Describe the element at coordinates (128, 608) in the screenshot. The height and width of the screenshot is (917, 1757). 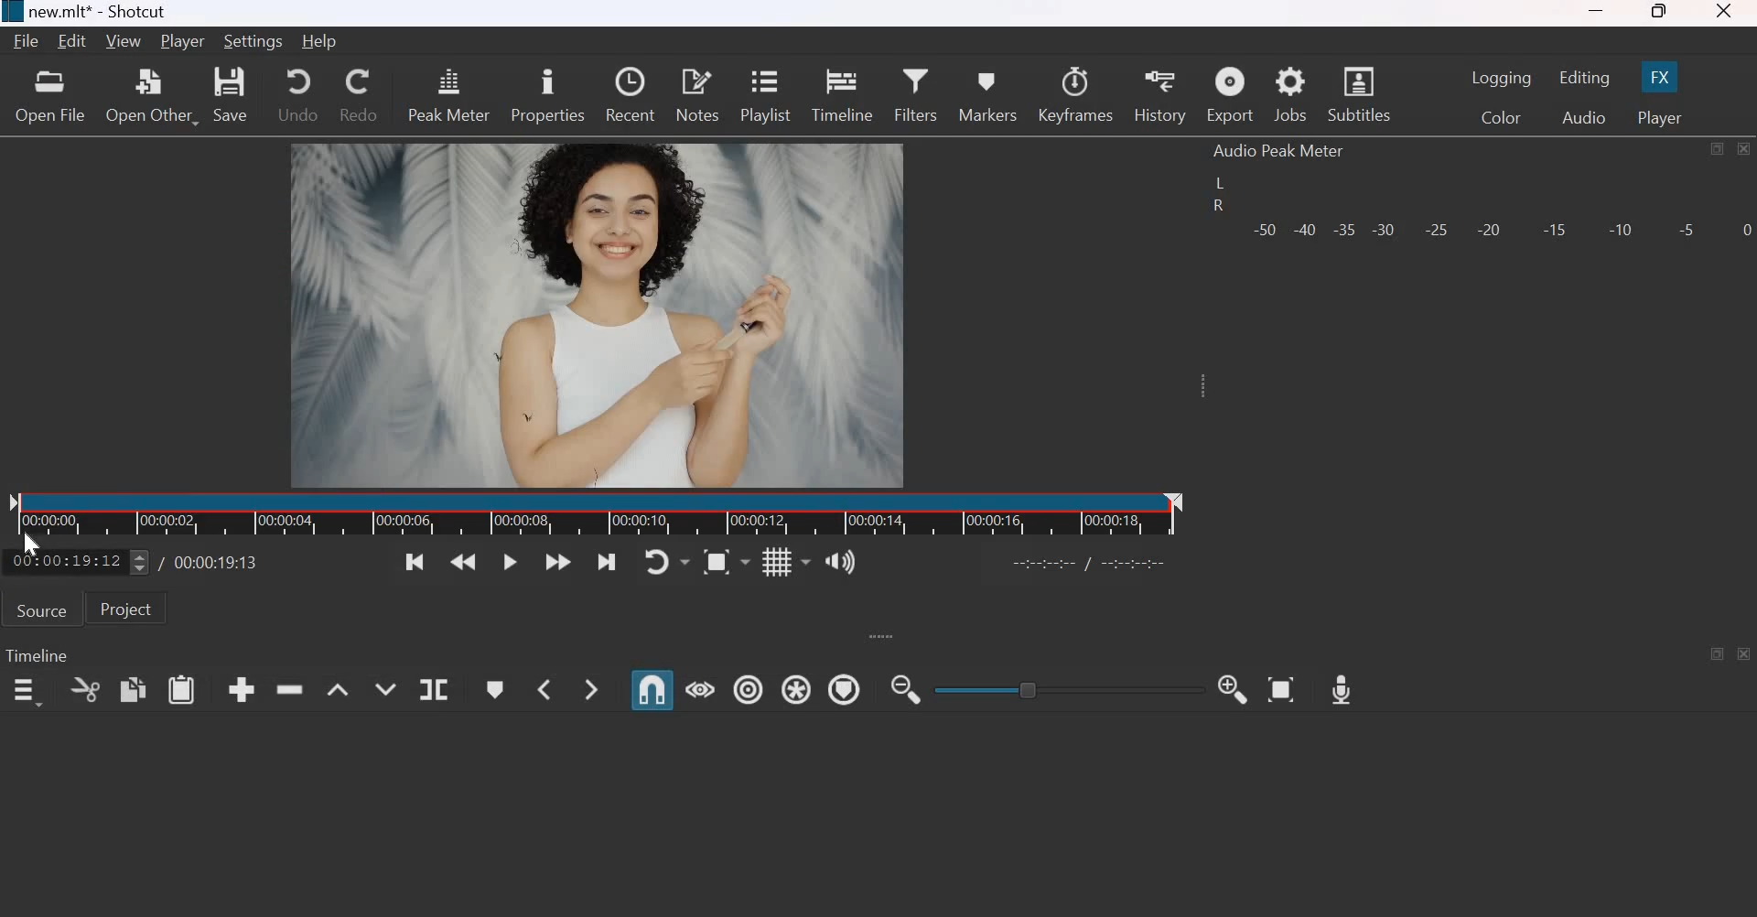
I see `Project` at that location.